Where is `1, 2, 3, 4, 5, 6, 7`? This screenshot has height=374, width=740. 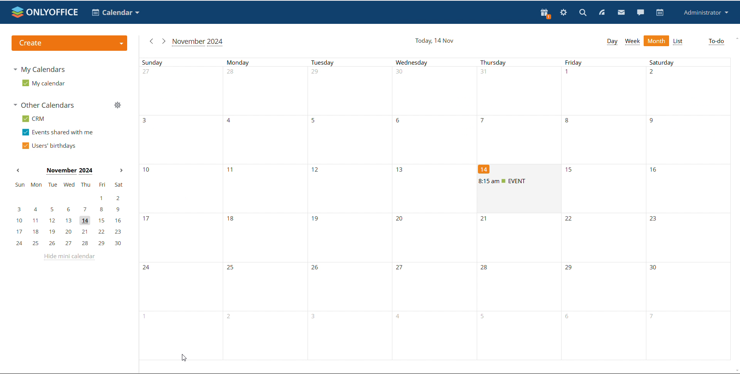 1, 2, 3, 4, 5, 6, 7 is located at coordinates (429, 336).